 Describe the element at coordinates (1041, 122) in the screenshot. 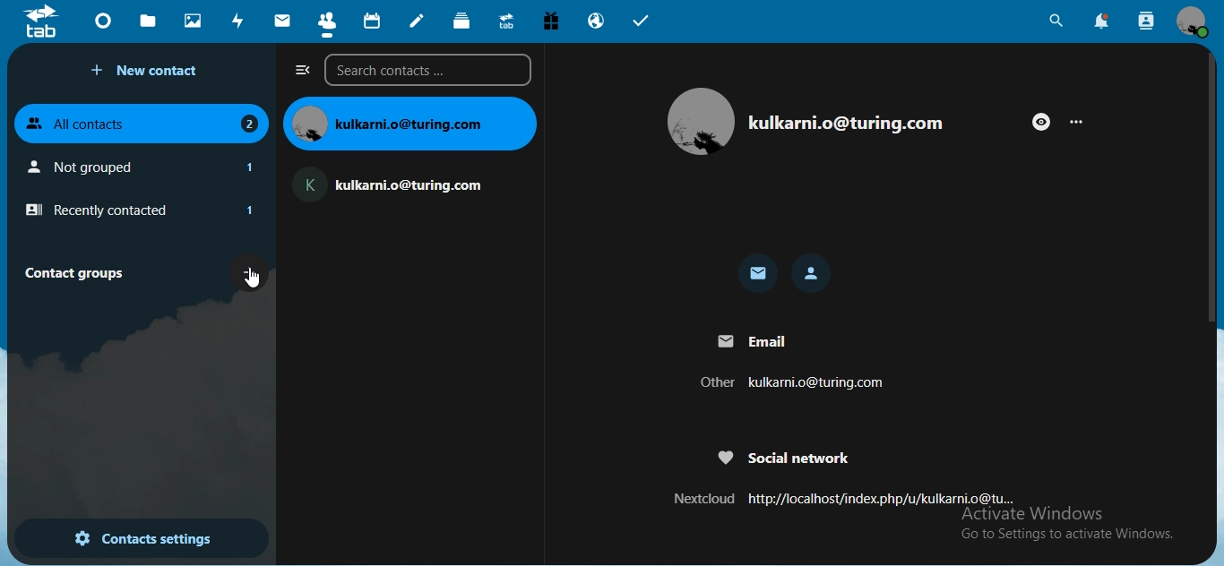

I see `hide` at that location.